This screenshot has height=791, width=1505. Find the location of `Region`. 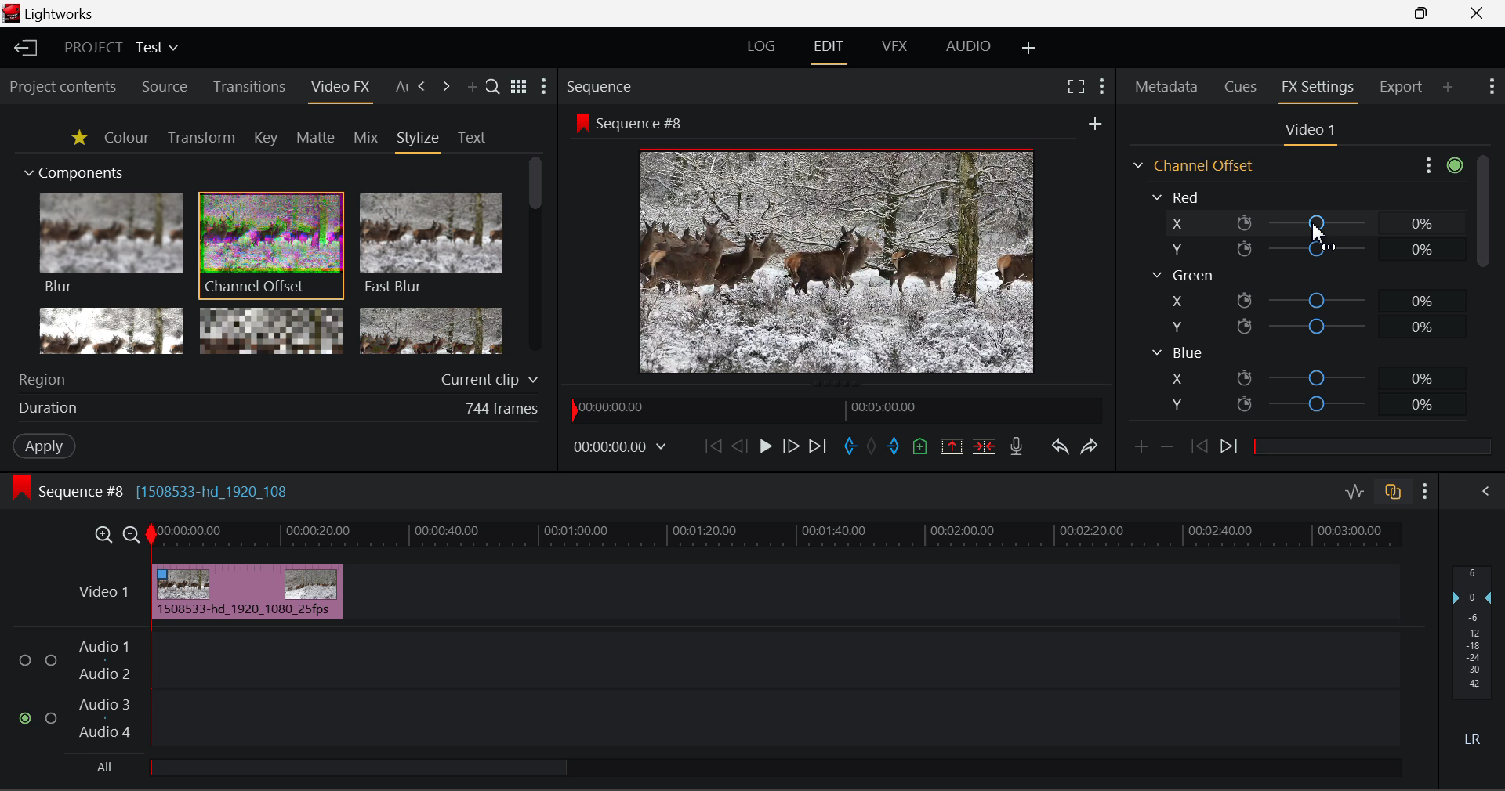

Region is located at coordinates (281, 377).